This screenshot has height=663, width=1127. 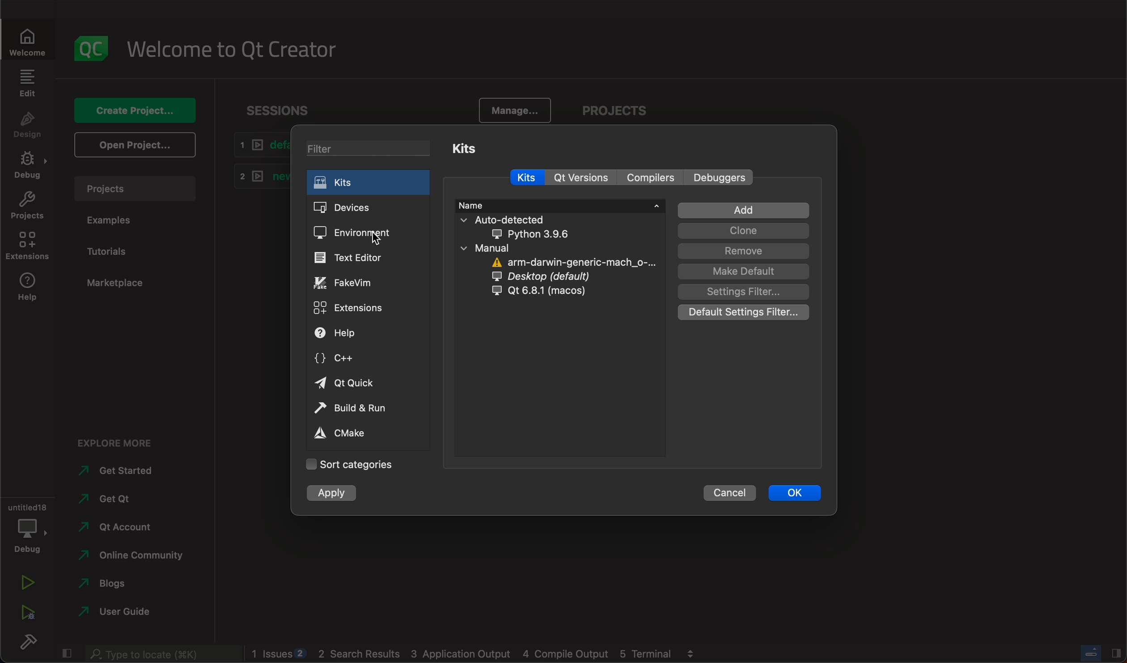 What do you see at coordinates (136, 145) in the screenshot?
I see `open` at bounding box center [136, 145].